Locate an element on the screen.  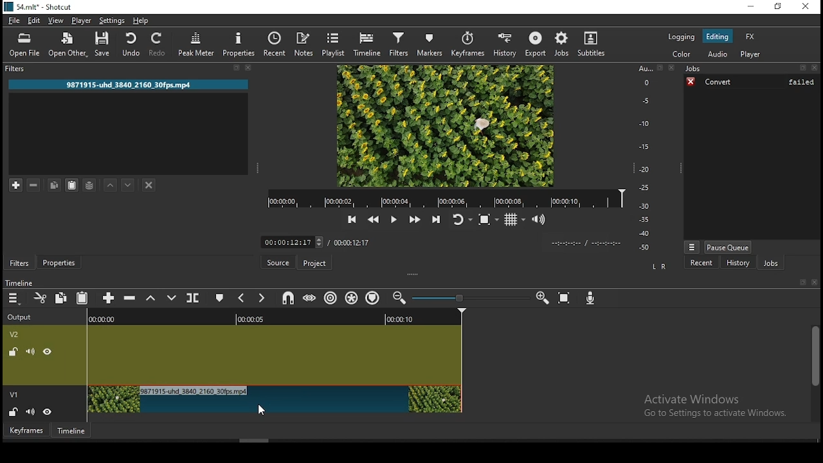
recent is located at coordinates (276, 44).